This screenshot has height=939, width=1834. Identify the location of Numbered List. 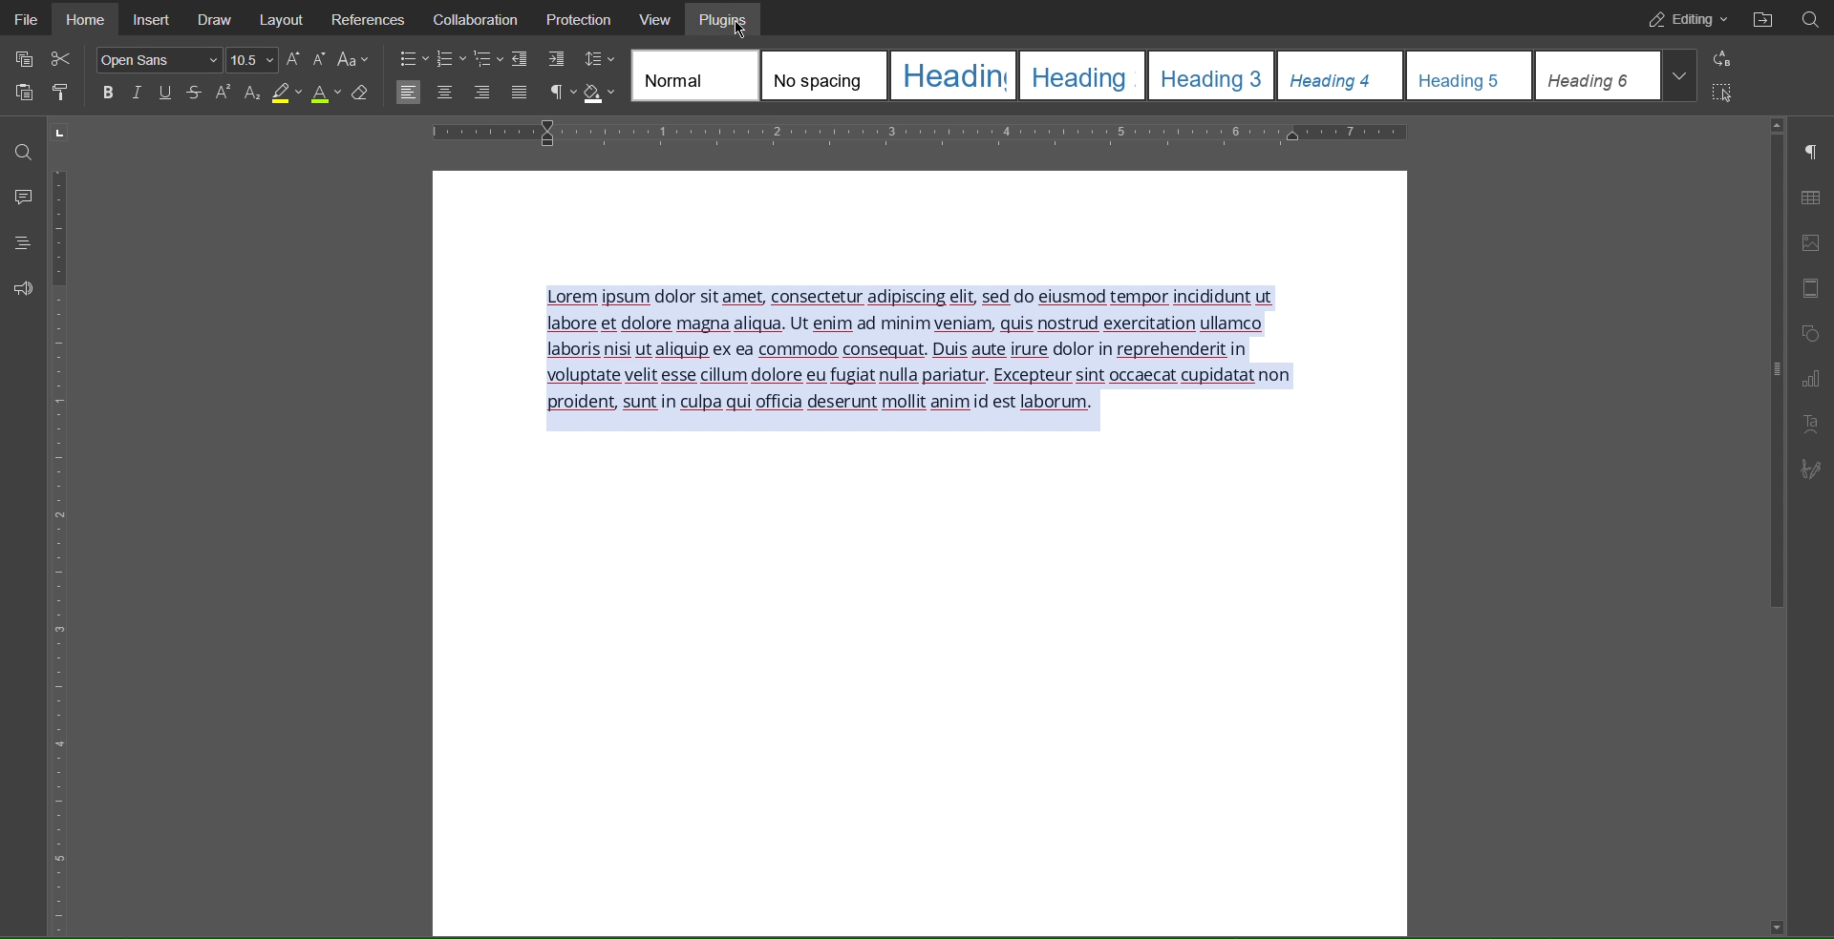
(455, 58).